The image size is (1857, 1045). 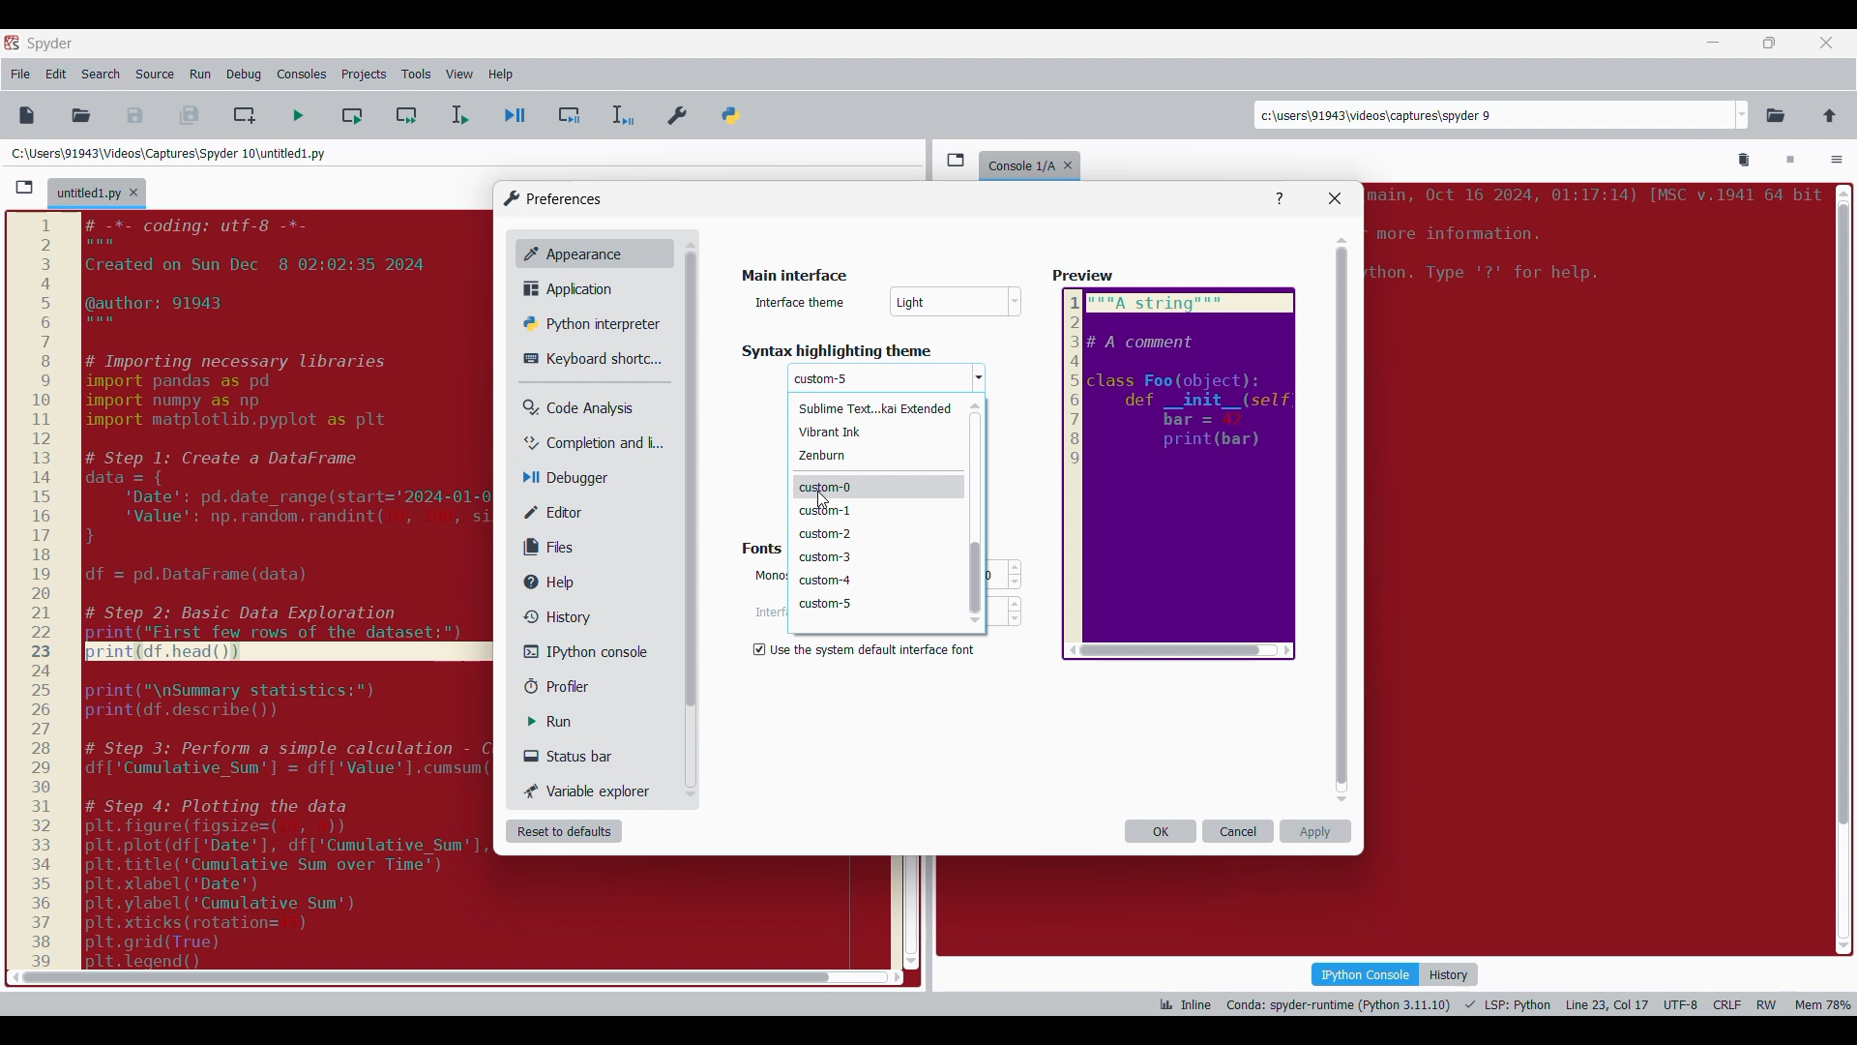 What do you see at coordinates (1826, 43) in the screenshot?
I see `Close tab` at bounding box center [1826, 43].